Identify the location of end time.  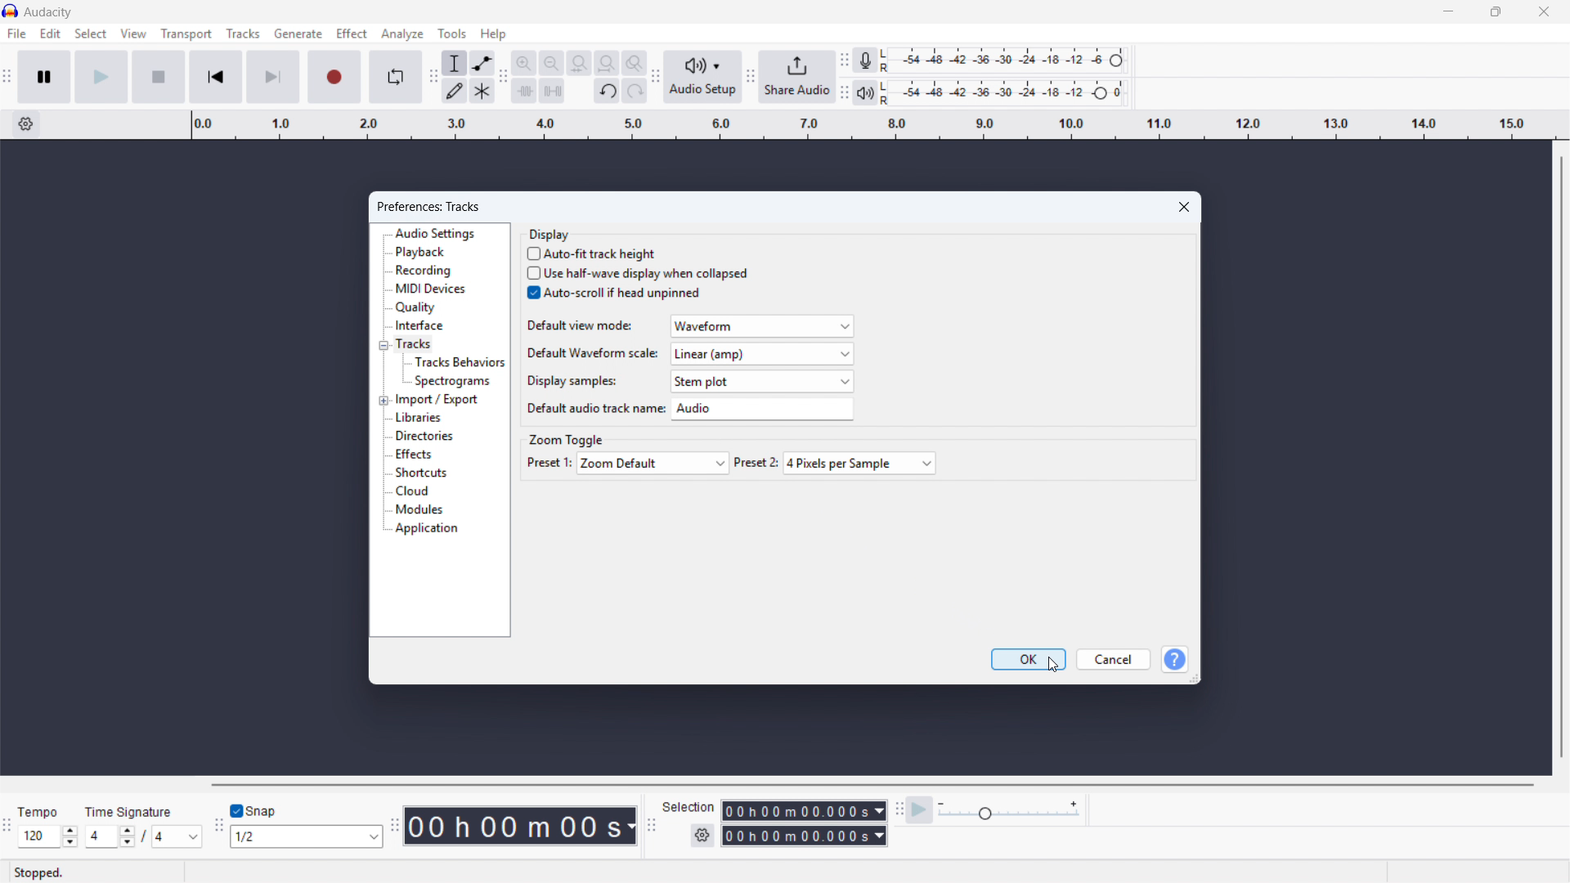
(805, 836).